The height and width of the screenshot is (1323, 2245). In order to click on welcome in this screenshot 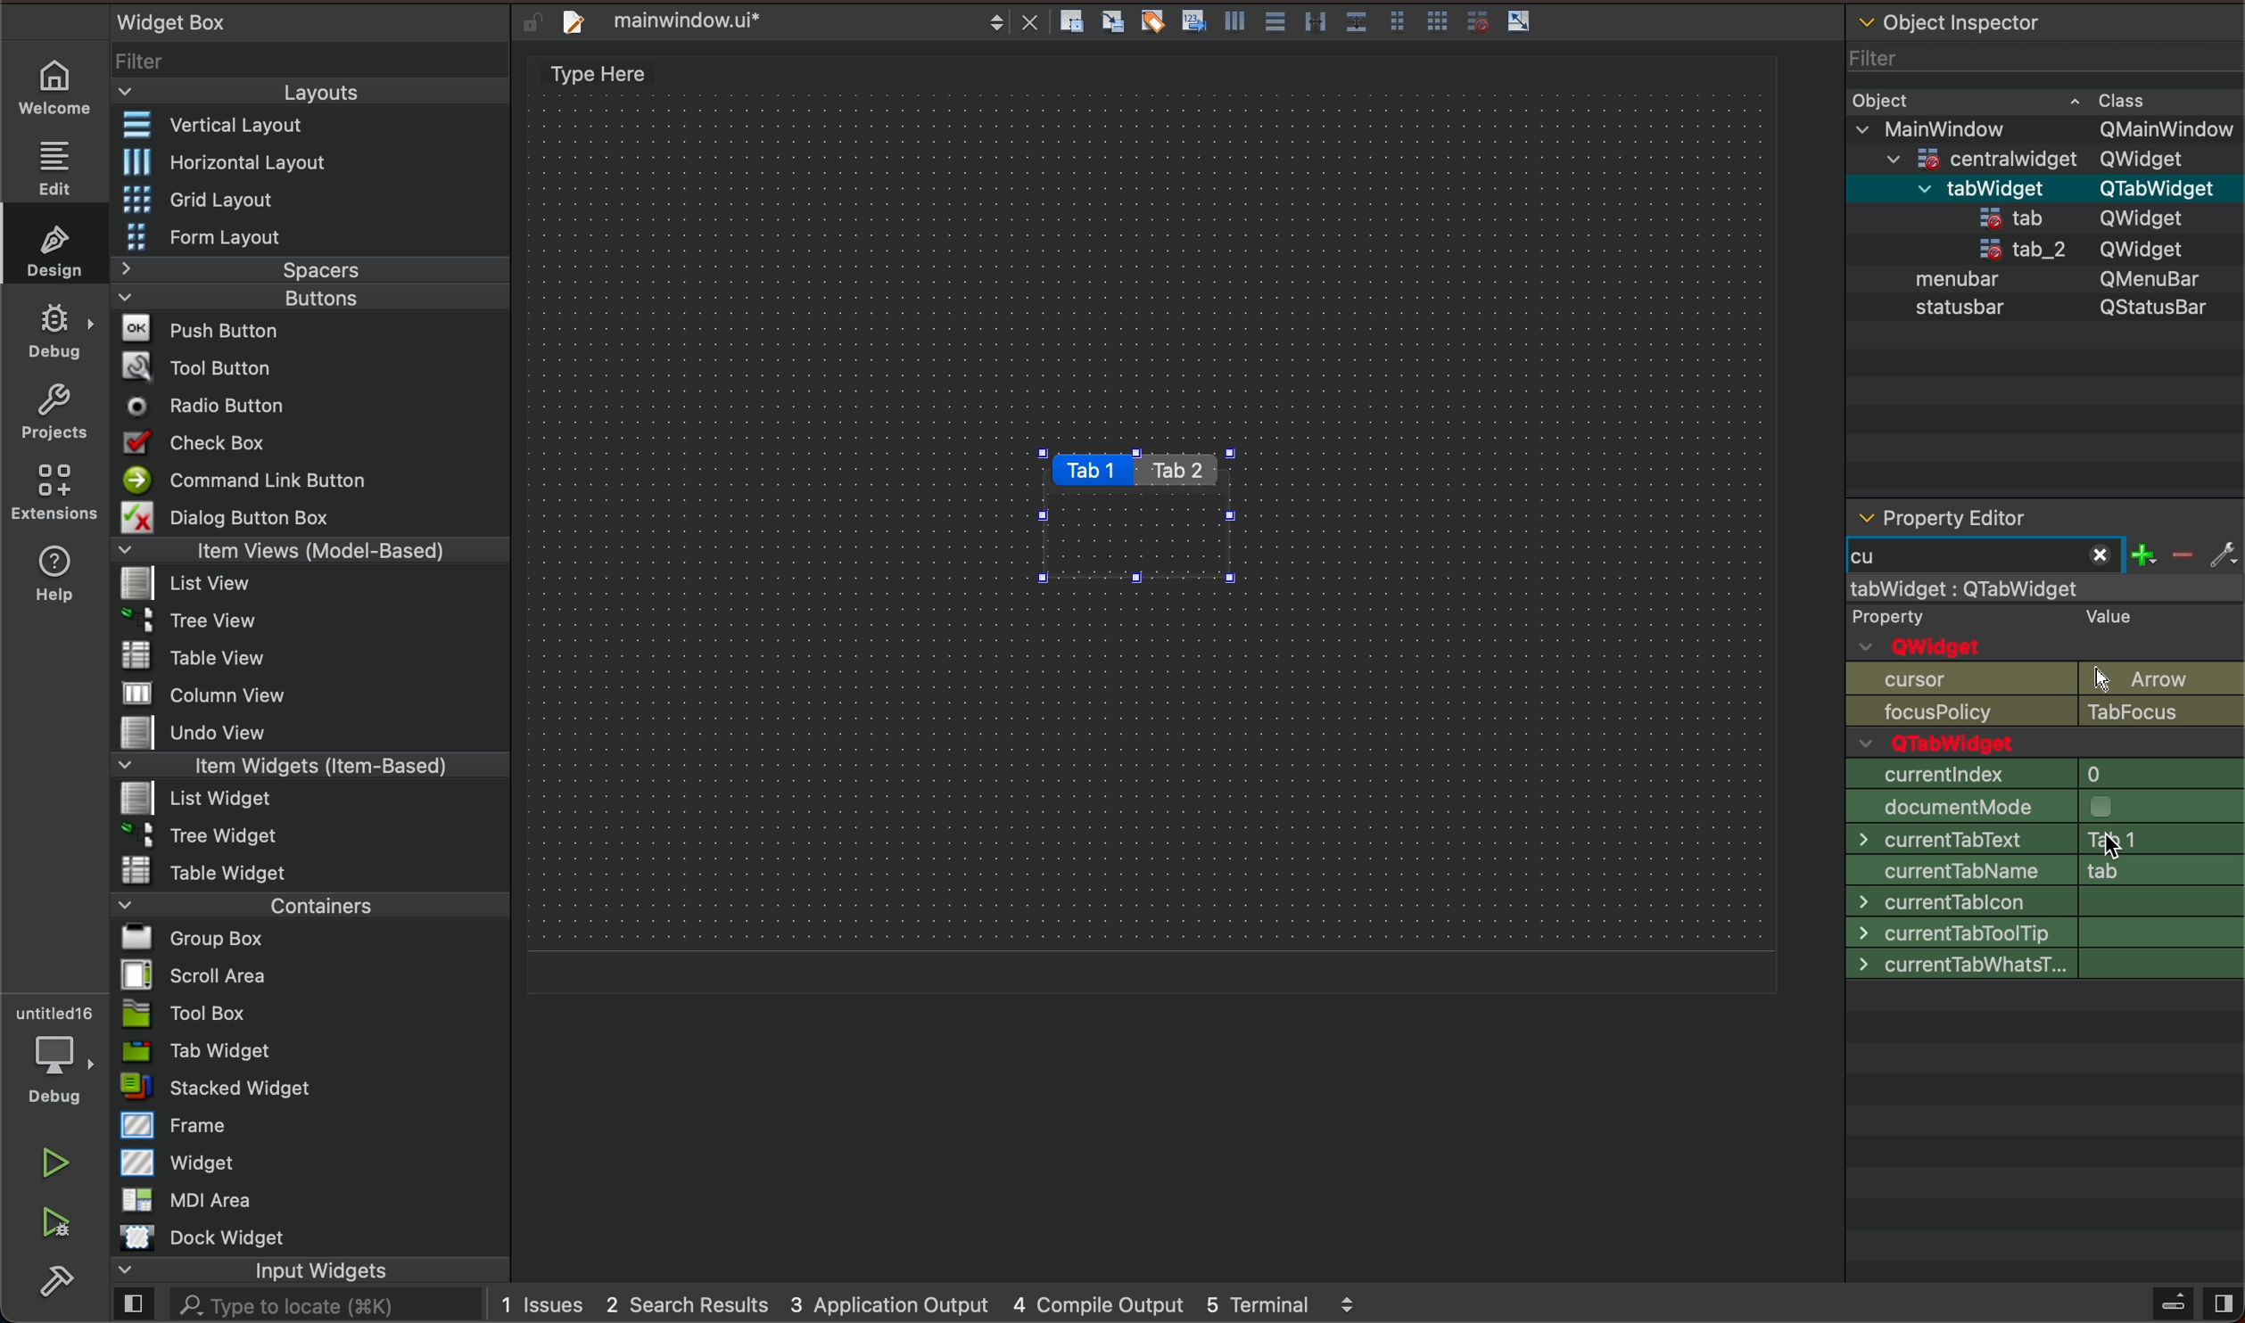, I will do `click(51, 88)`.